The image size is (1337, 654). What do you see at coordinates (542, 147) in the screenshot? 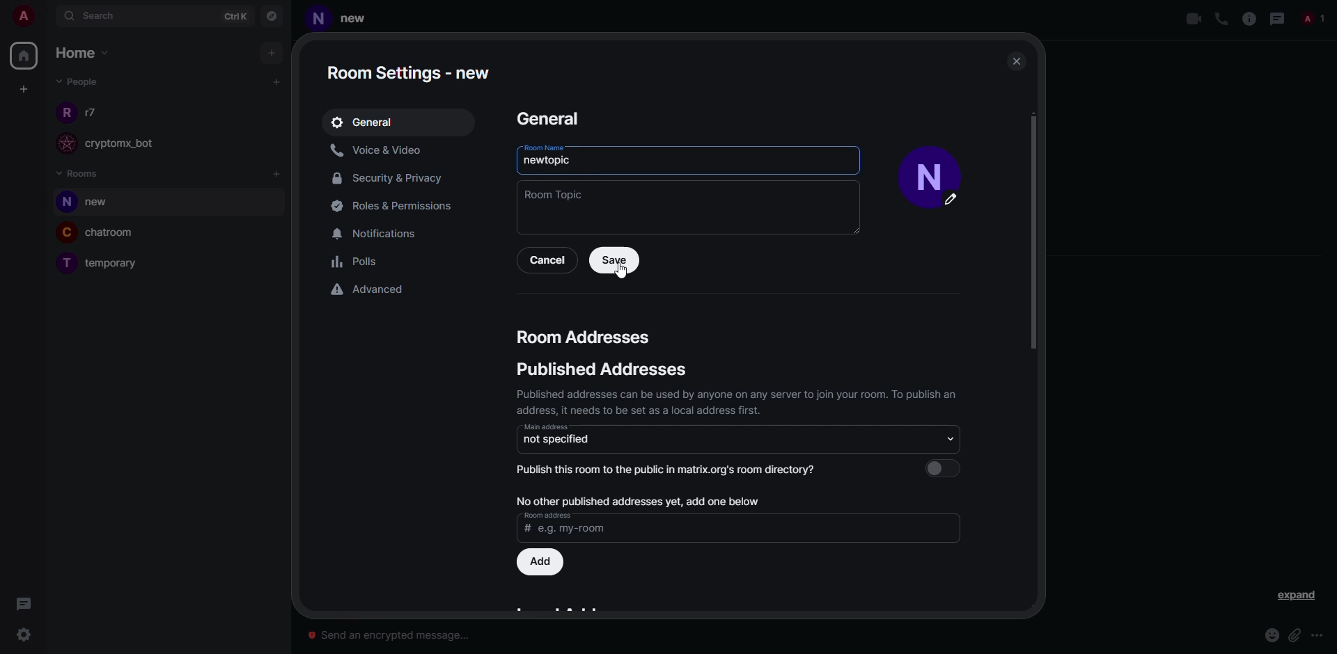
I see `room name` at bounding box center [542, 147].